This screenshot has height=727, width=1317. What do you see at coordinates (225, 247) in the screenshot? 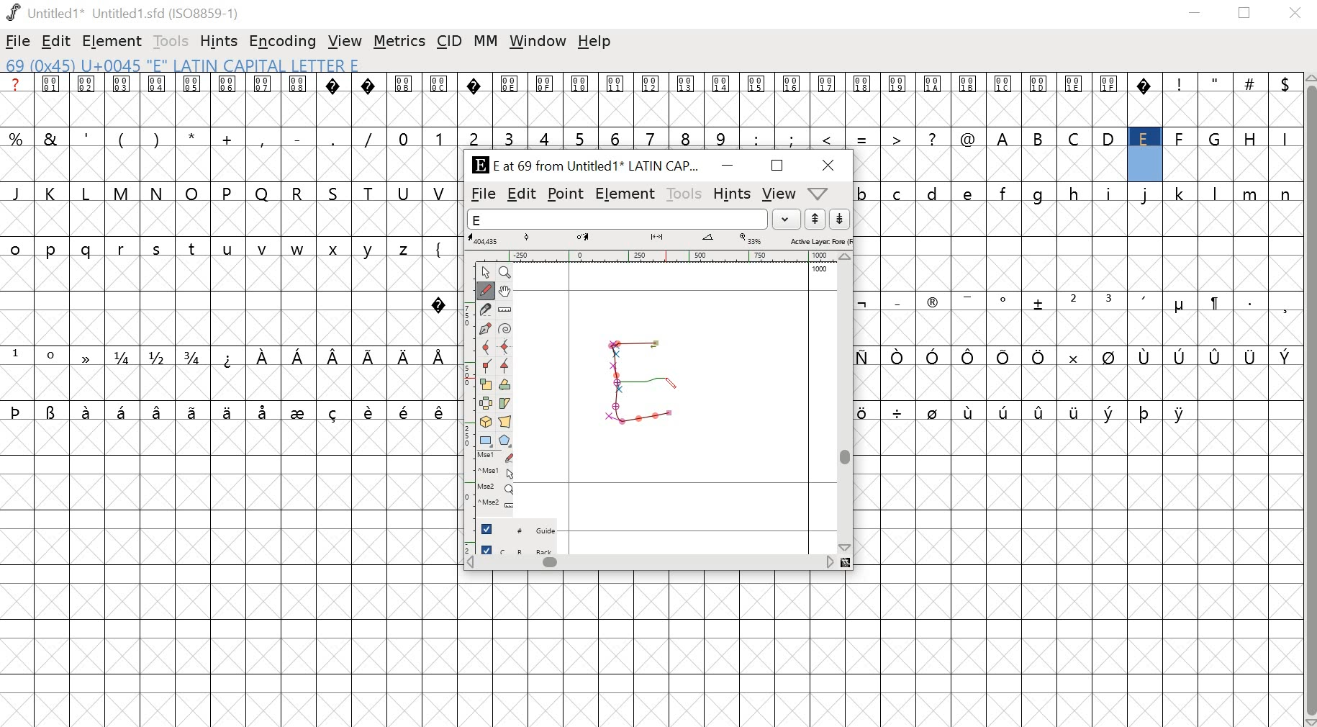
I see `lowercase alphabets and symbol` at bounding box center [225, 247].